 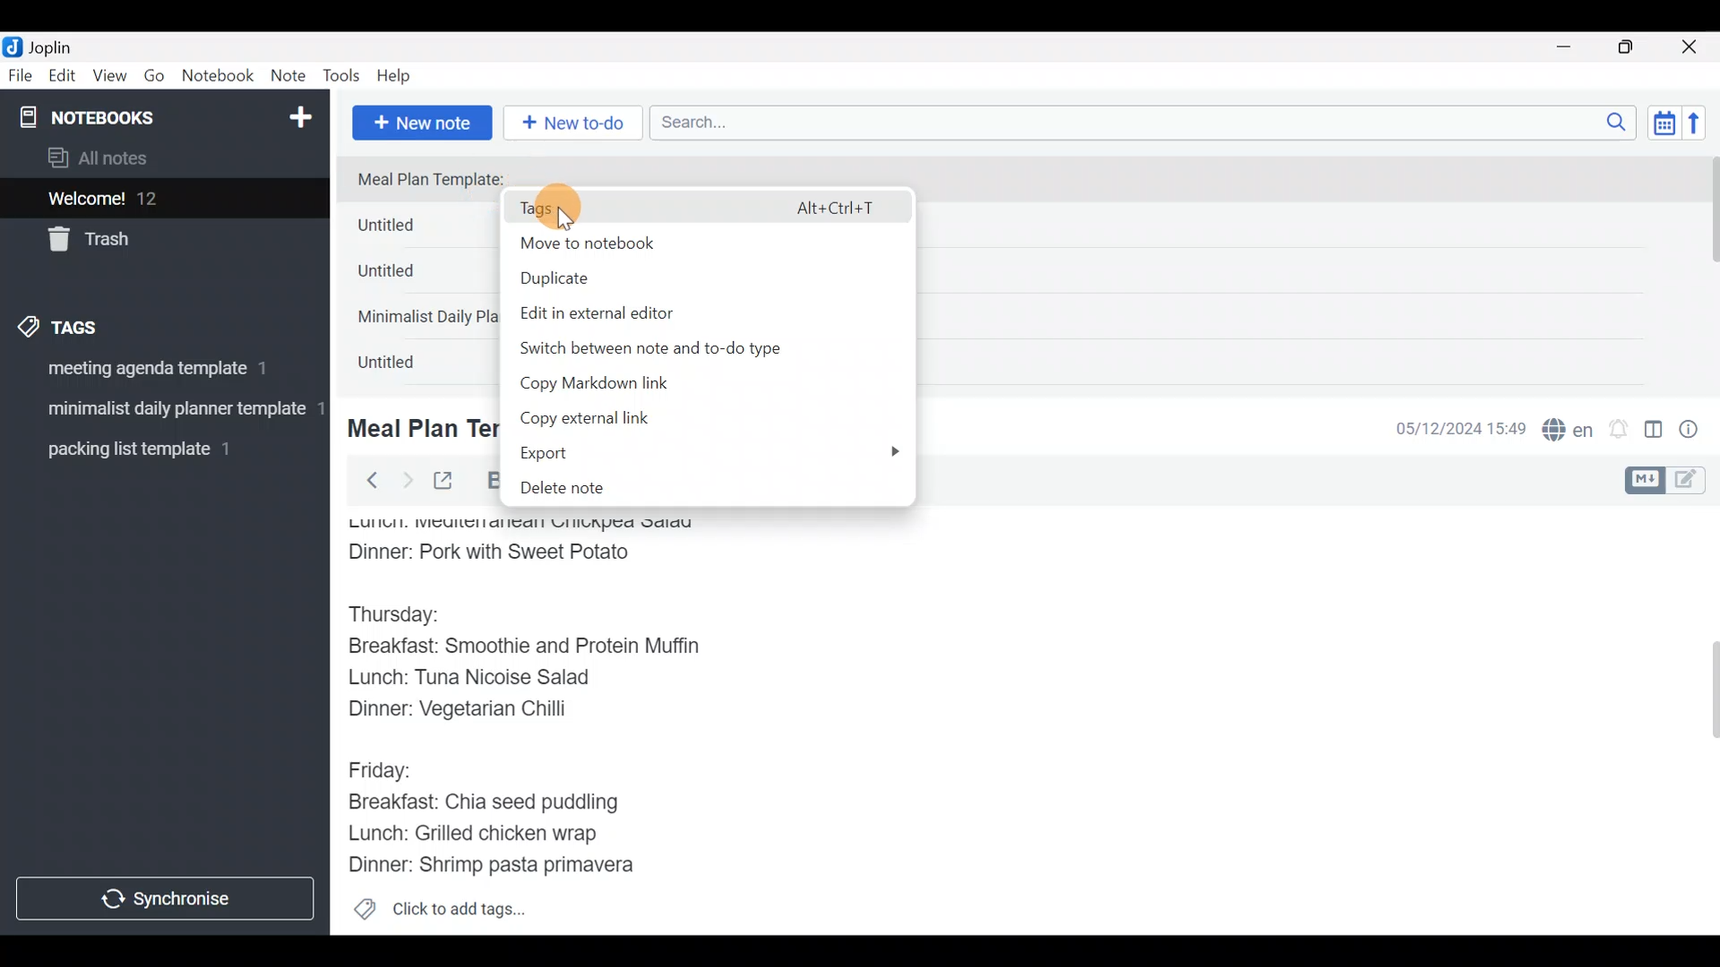 I want to click on Spelling, so click(x=1569, y=432).